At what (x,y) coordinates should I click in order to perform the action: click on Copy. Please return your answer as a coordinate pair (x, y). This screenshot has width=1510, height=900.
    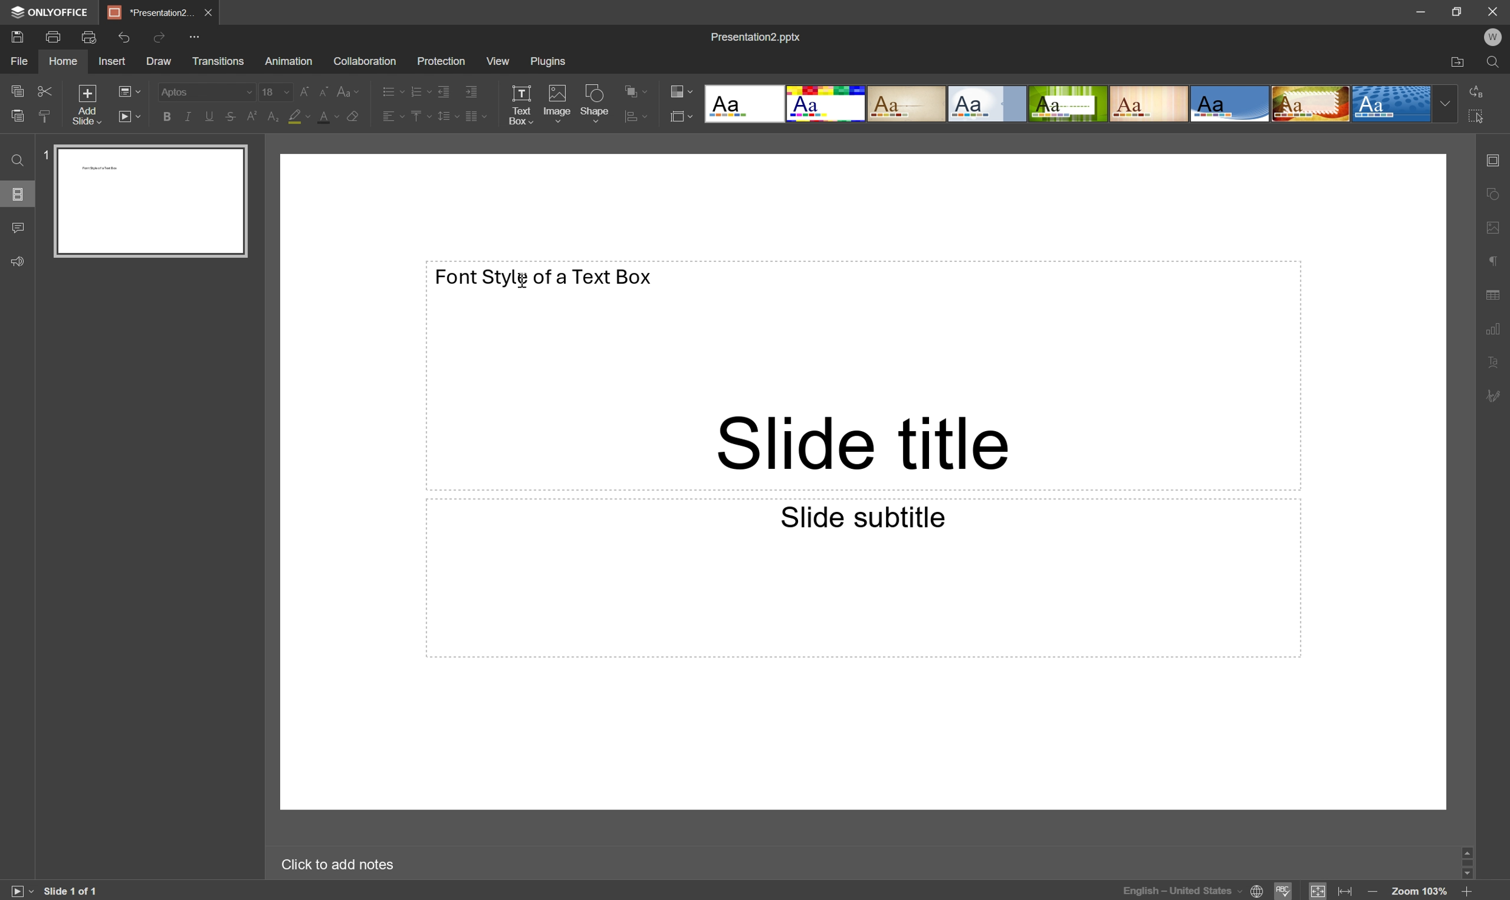
    Looking at the image, I should click on (18, 90).